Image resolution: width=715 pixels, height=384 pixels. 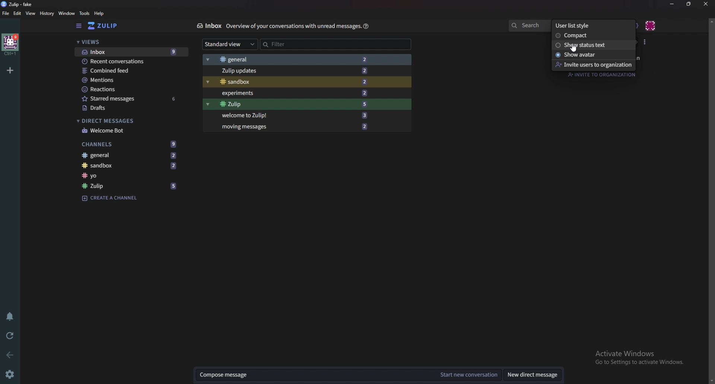 What do you see at coordinates (126, 80) in the screenshot?
I see `Mentions` at bounding box center [126, 80].